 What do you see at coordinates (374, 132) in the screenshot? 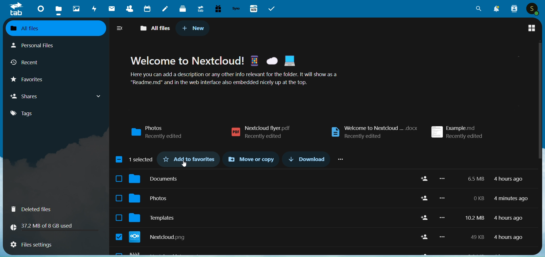
I see `Welcome to Nextcloud ... docx Recently edited` at bounding box center [374, 132].